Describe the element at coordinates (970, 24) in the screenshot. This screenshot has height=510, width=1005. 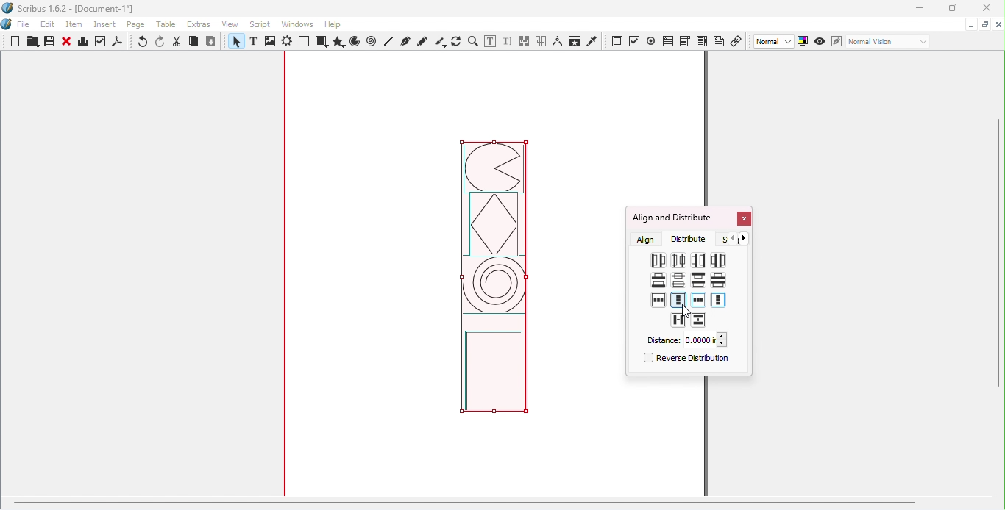
I see `Minimize` at that location.